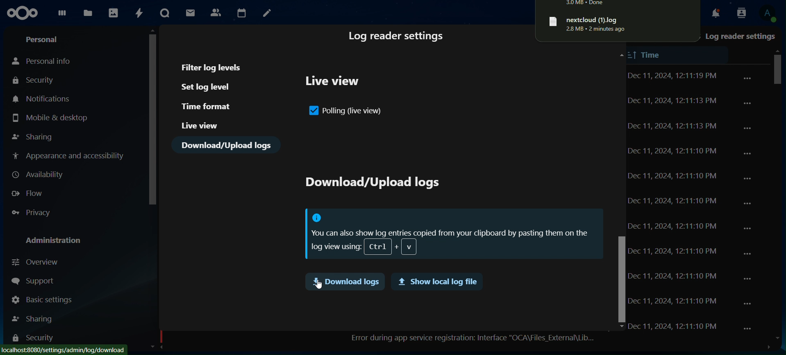 The width and height of the screenshot is (786, 355). What do you see at coordinates (24, 13) in the screenshot?
I see `icon` at bounding box center [24, 13].